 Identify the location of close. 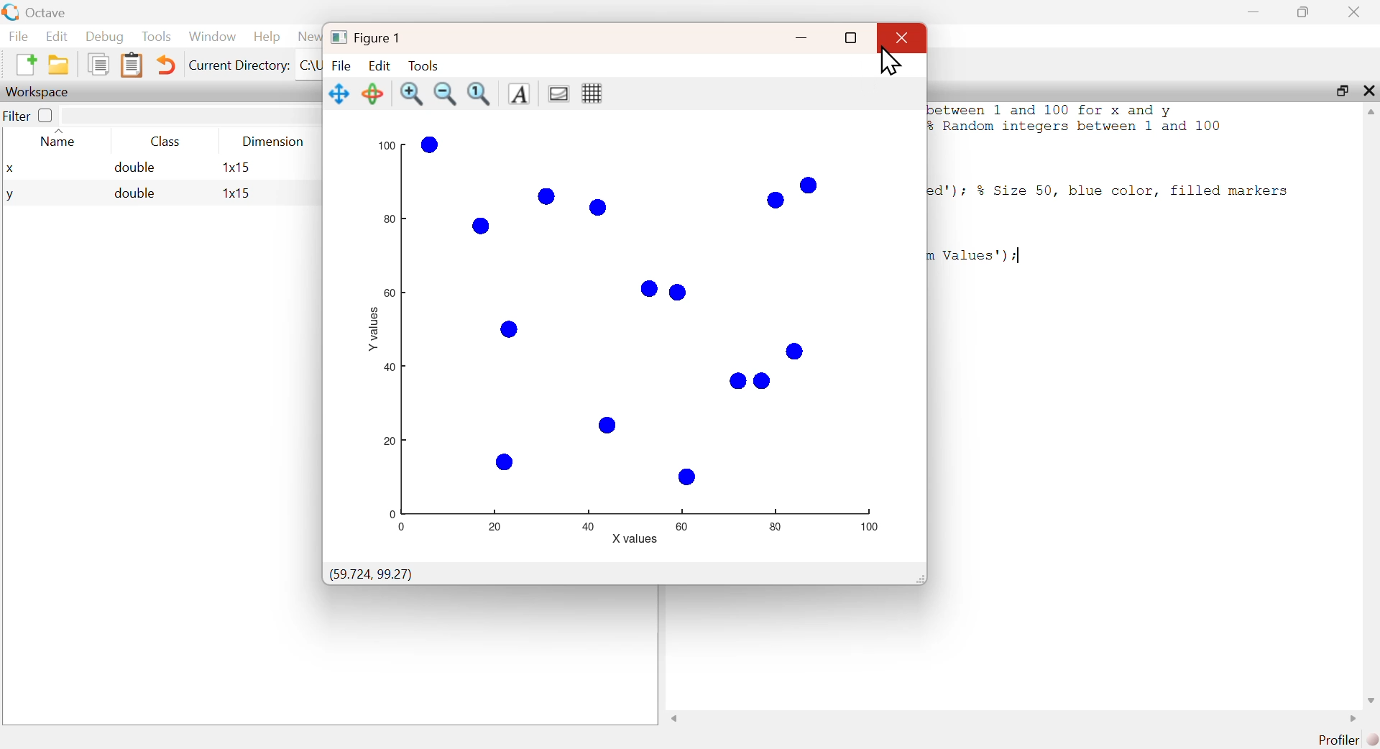
(1368, 90).